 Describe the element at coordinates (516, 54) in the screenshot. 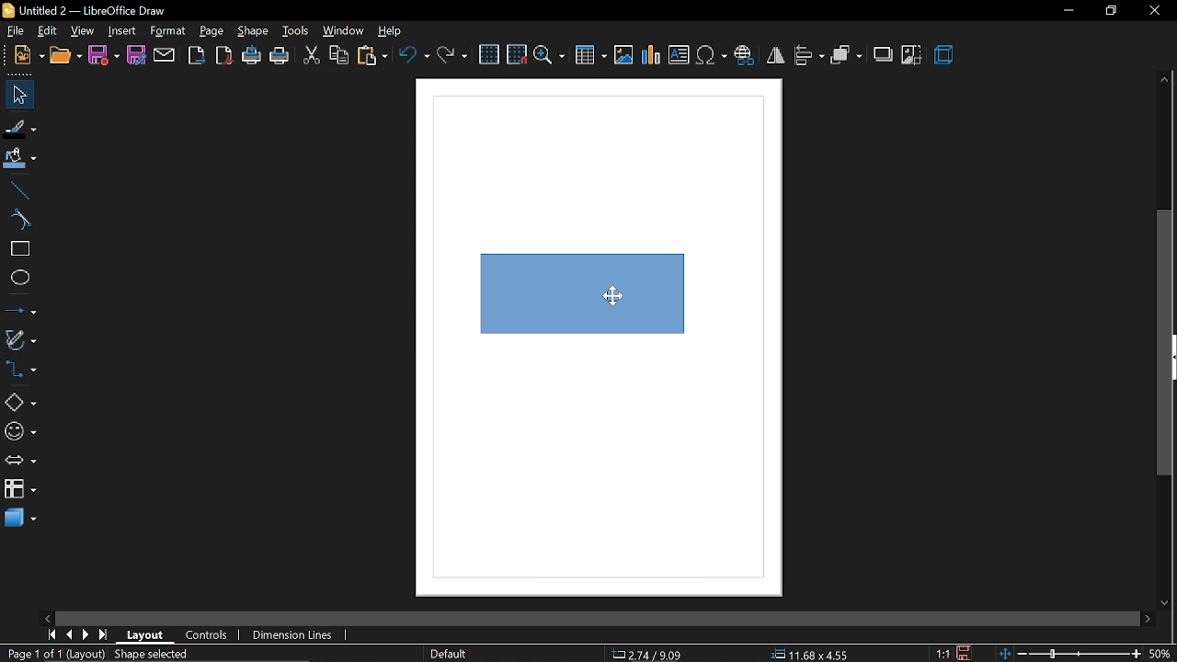

I see `snap to grid` at that location.